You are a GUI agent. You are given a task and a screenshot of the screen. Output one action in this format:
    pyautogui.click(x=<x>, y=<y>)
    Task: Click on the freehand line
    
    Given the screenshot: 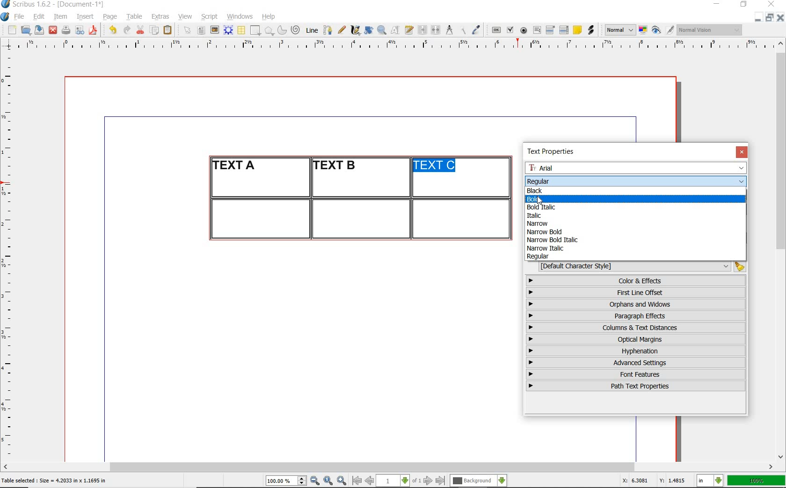 What is the action you would take?
    pyautogui.click(x=342, y=30)
    